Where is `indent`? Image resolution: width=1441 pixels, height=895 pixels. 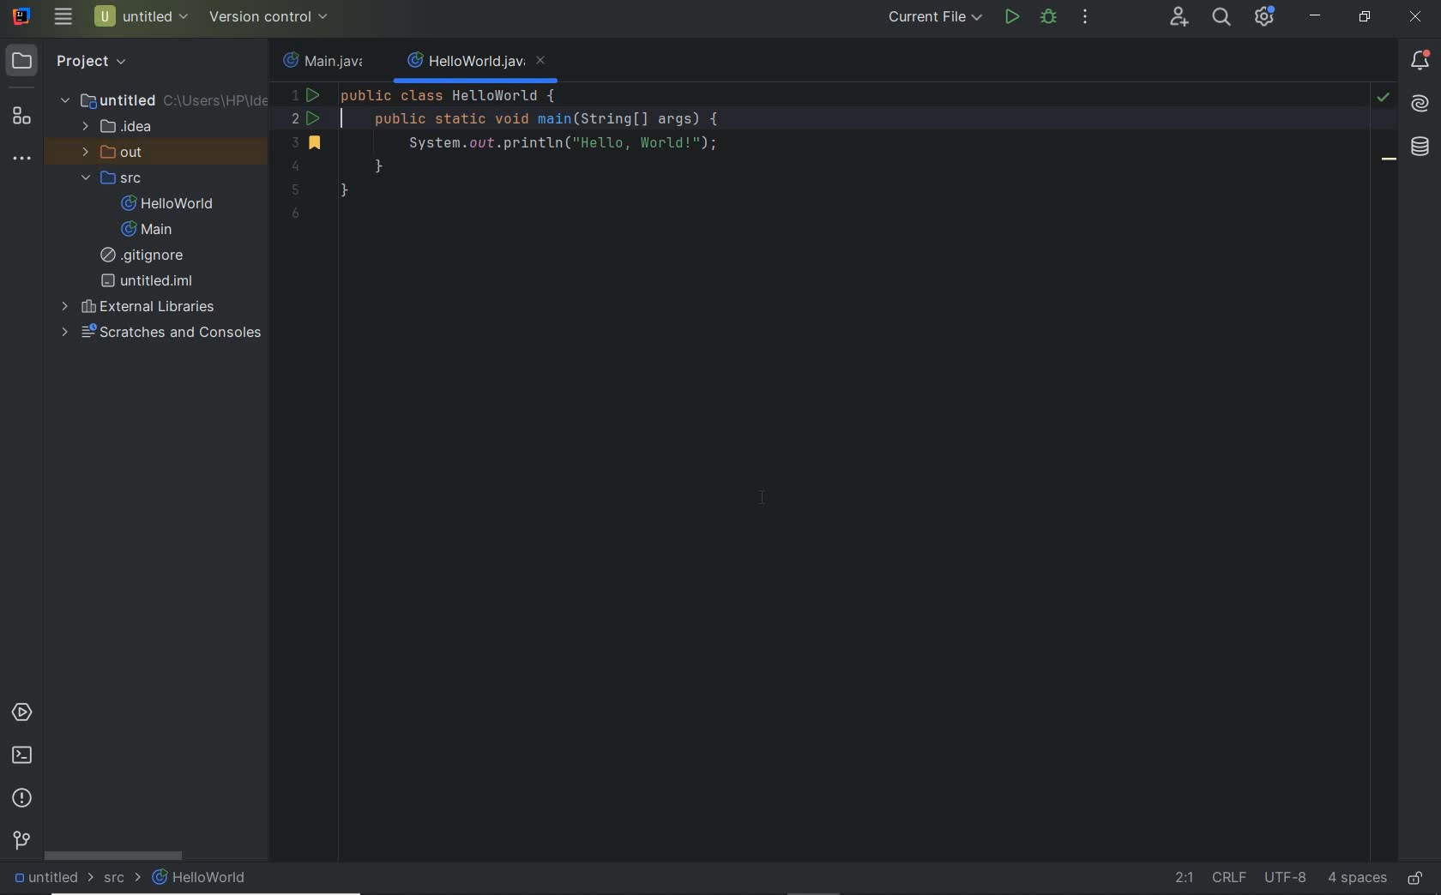 indent is located at coordinates (1357, 880).